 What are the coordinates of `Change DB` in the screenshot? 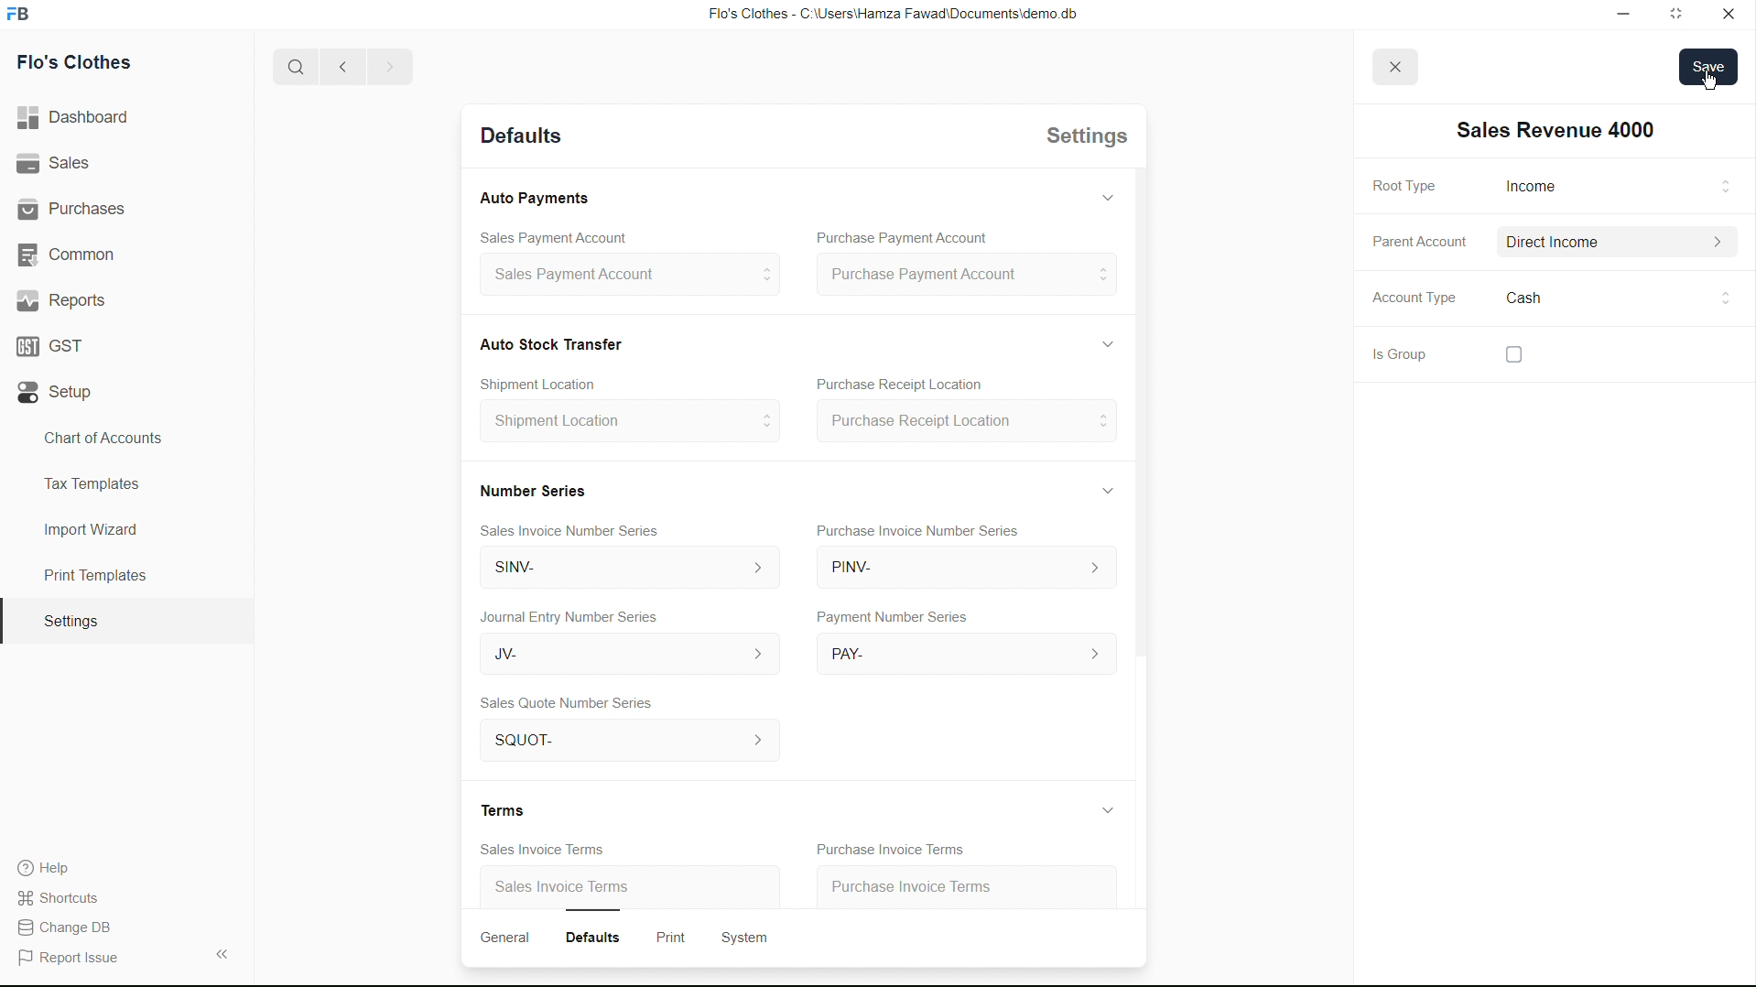 It's located at (70, 928).